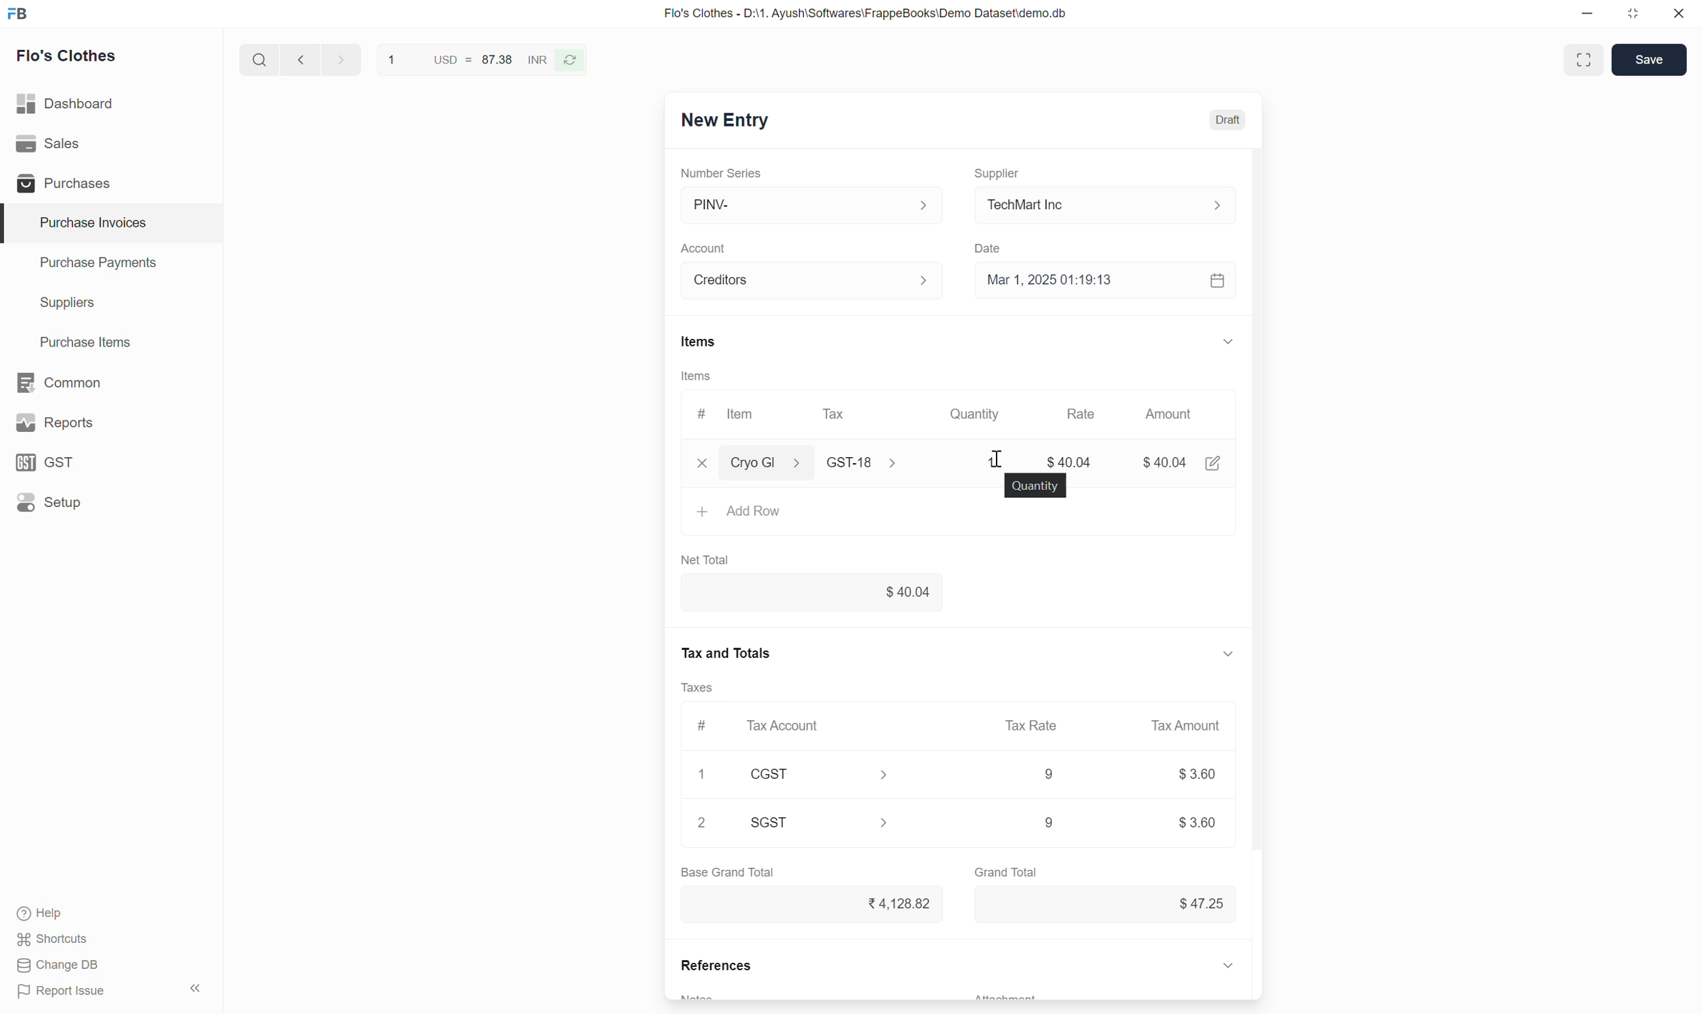 This screenshot has width=1702, height=1014. I want to click on 1 USD = 87.38 INR, so click(465, 57).